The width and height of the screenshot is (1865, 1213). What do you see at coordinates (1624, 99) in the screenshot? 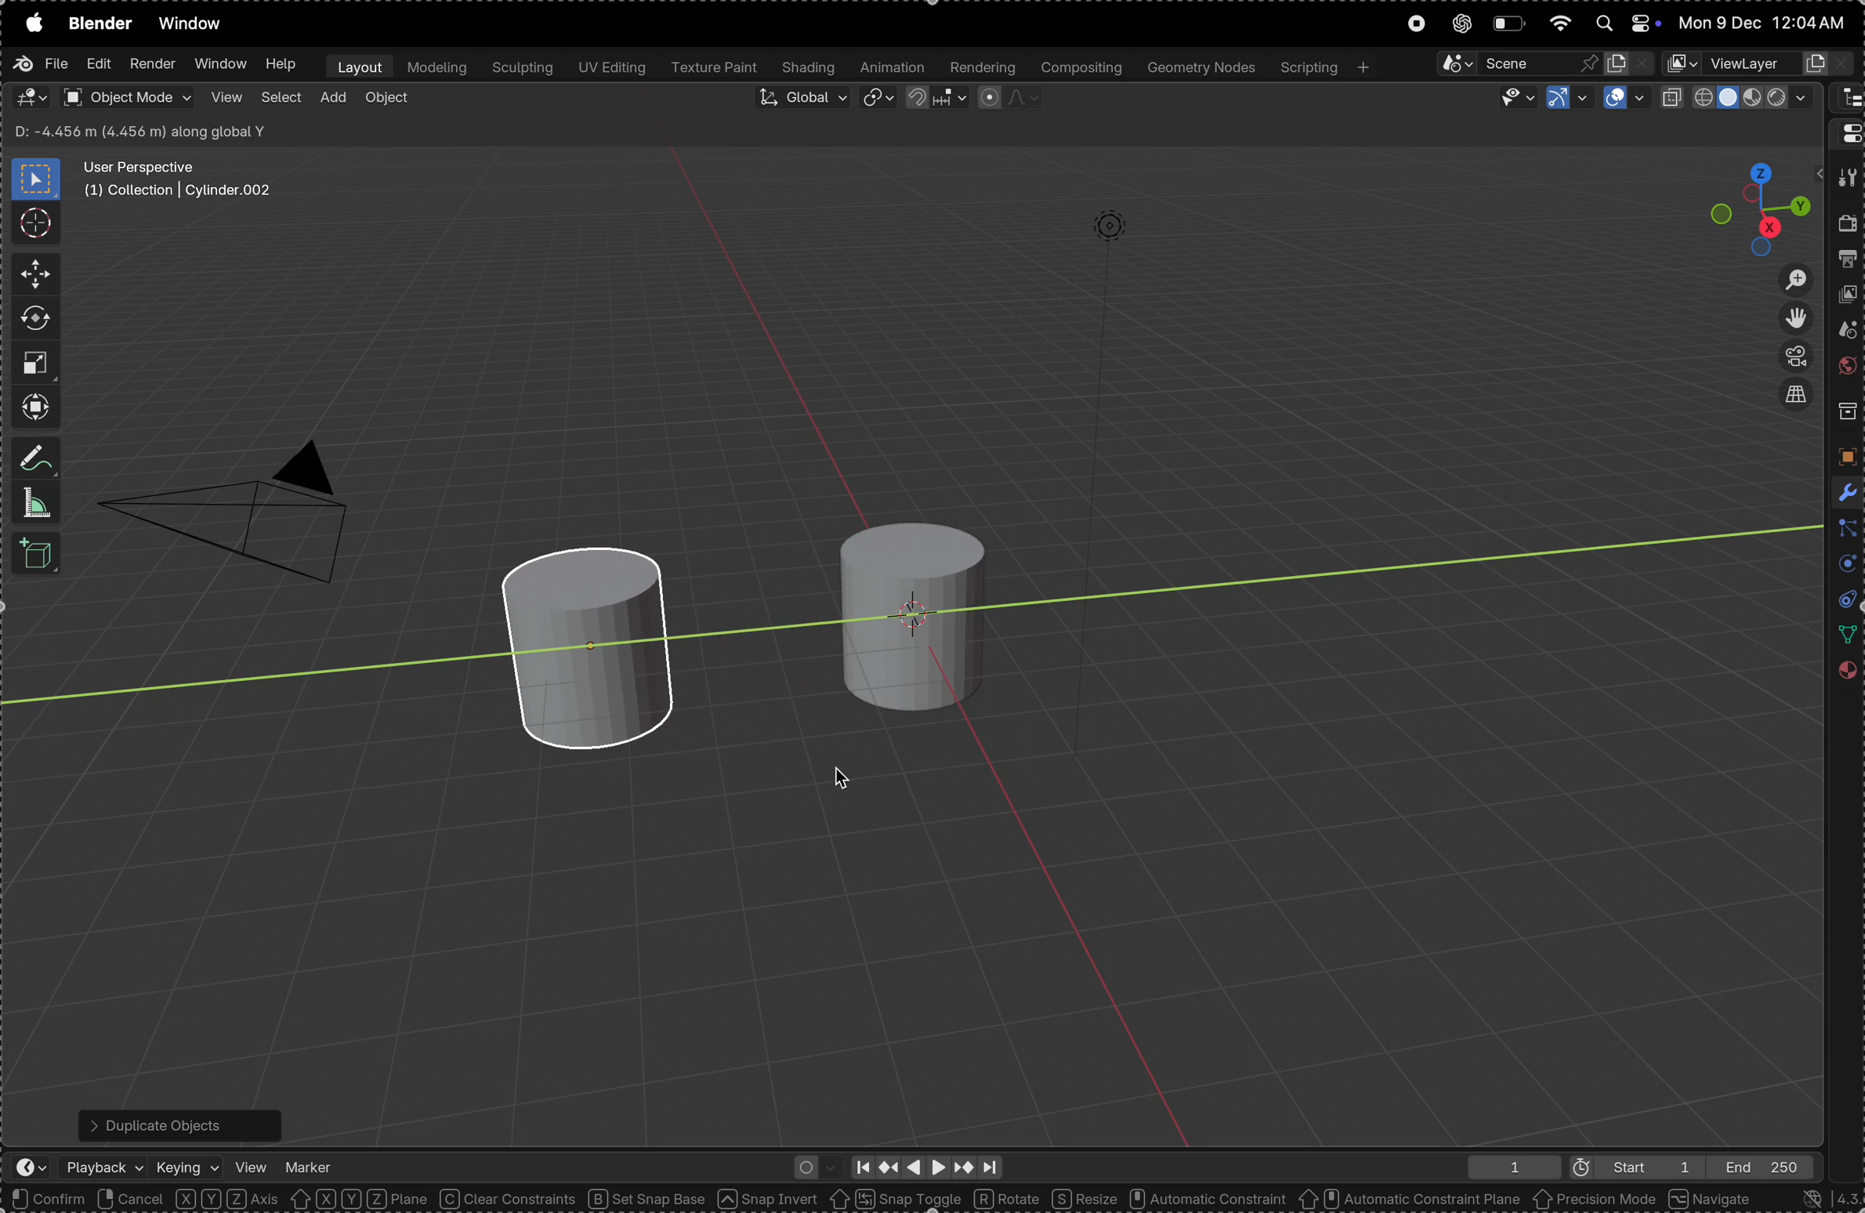
I see `show overlays` at bounding box center [1624, 99].